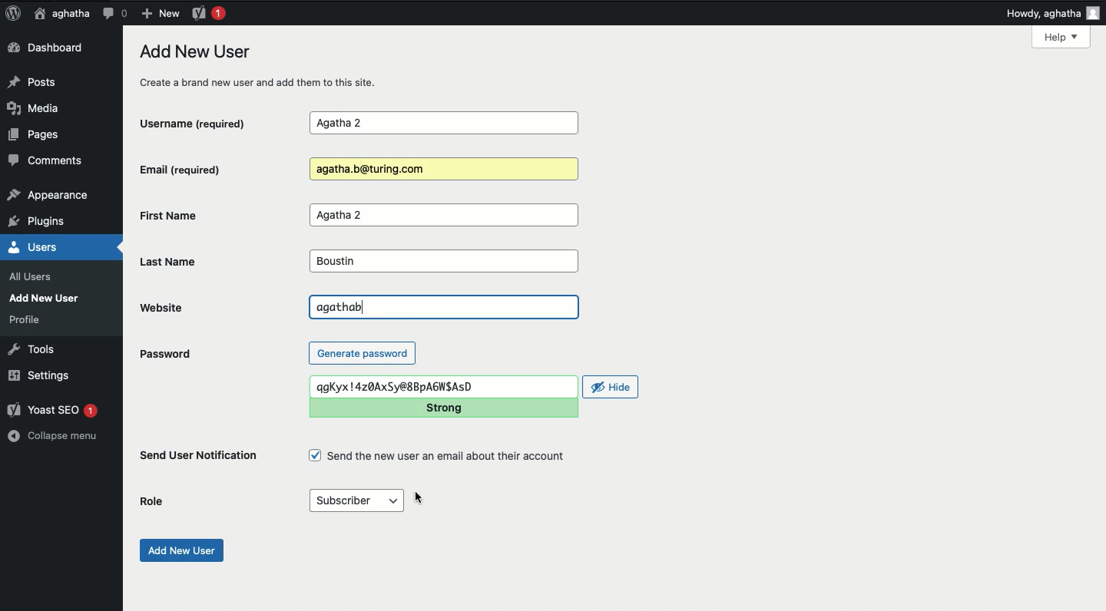 The image size is (1106, 611). Describe the element at coordinates (35, 277) in the screenshot. I see `all users` at that location.